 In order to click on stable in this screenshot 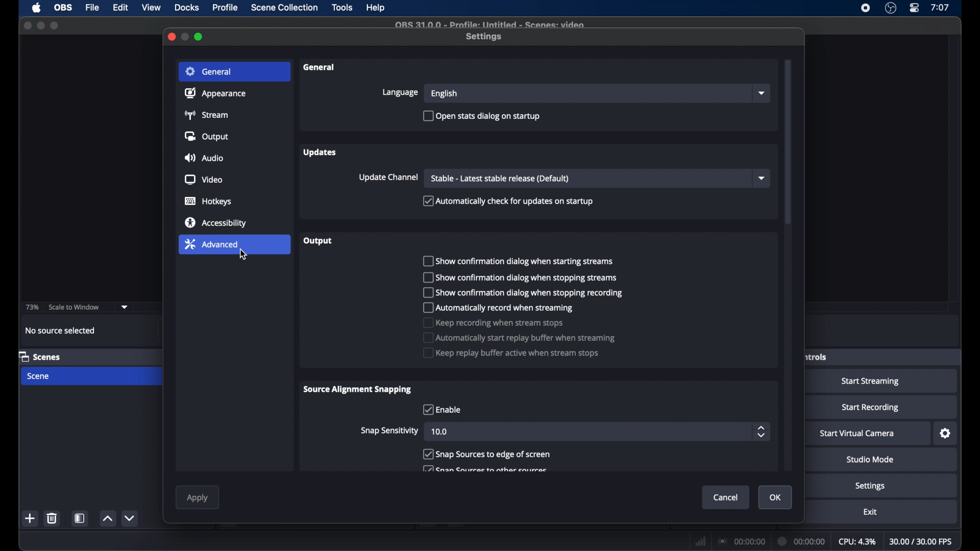, I will do `click(501, 179)`.